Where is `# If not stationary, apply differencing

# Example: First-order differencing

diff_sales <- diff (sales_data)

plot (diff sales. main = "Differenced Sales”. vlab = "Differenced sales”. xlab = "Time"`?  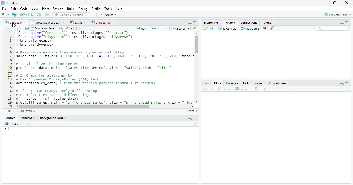
# If not stationary, apply differencing

# Example: First-order differencing

diff_sales <- diff (sales_data)

plot (diff sales. main = "Differenced Sales”. vlab = "Differenced sales”. xlab = "Time" is located at coordinates (105, 97).